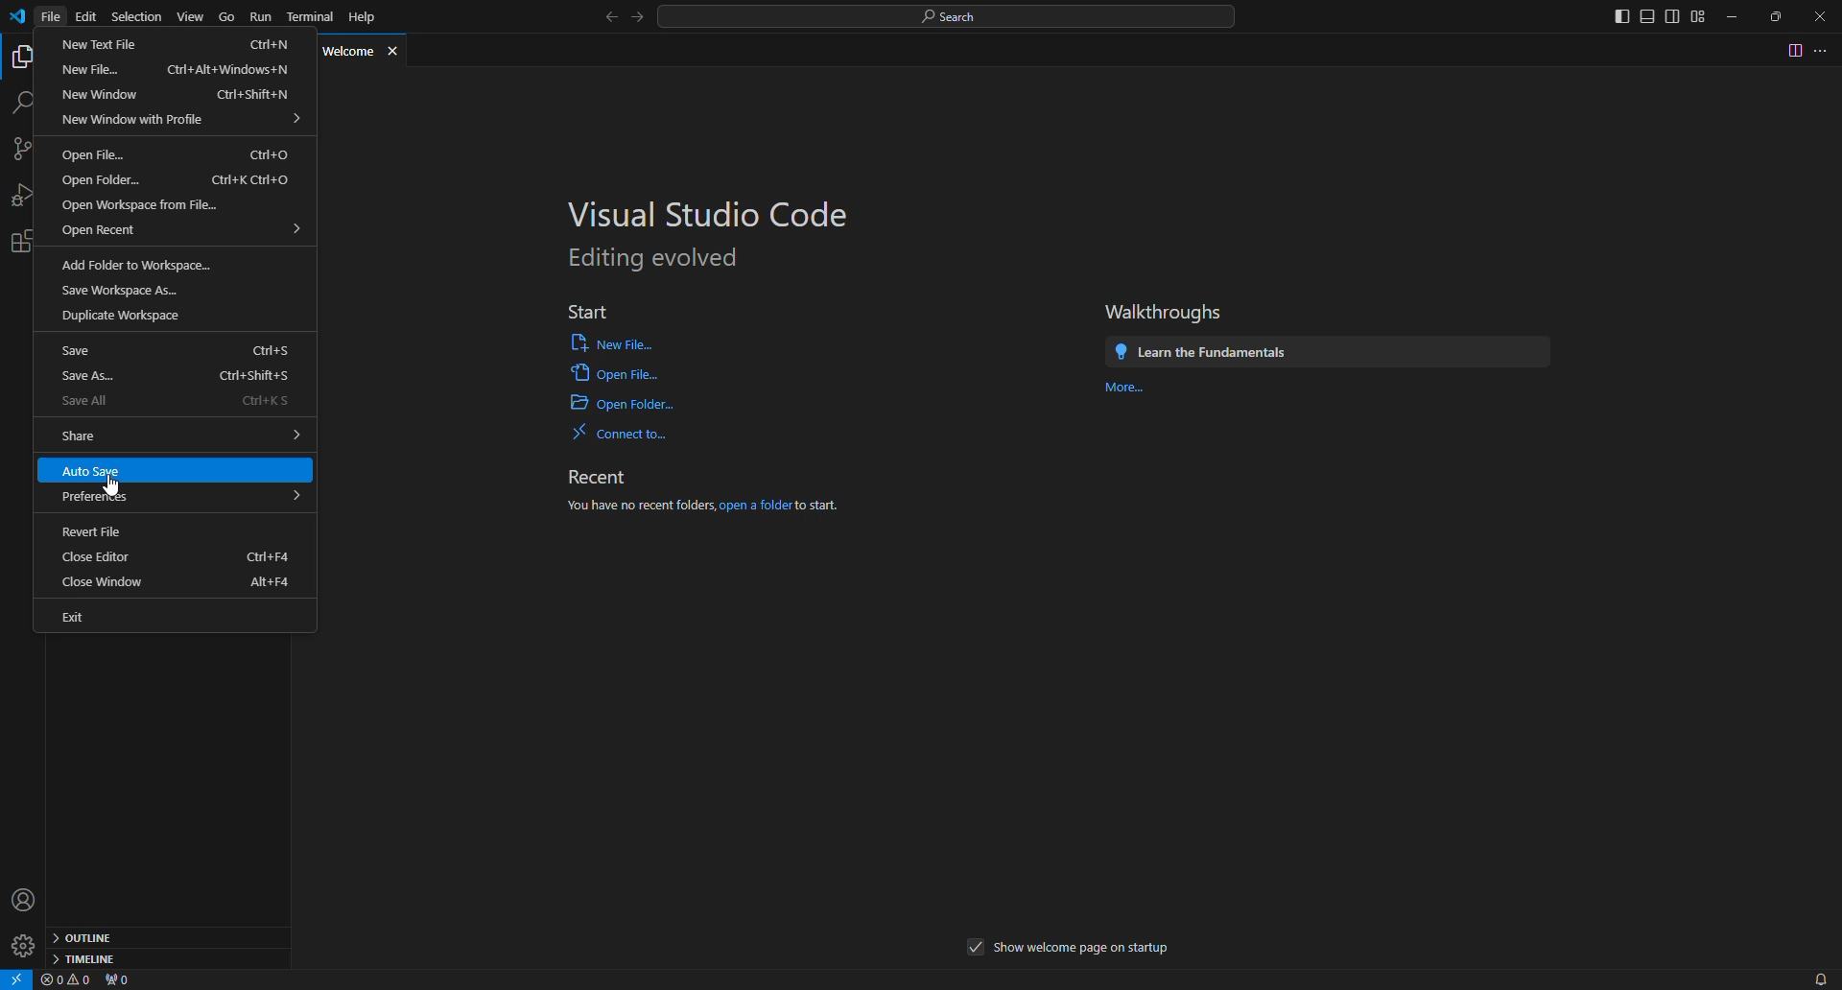 The height and width of the screenshot is (990, 1842). I want to click on when checked this will be showed in startup, so click(977, 948).